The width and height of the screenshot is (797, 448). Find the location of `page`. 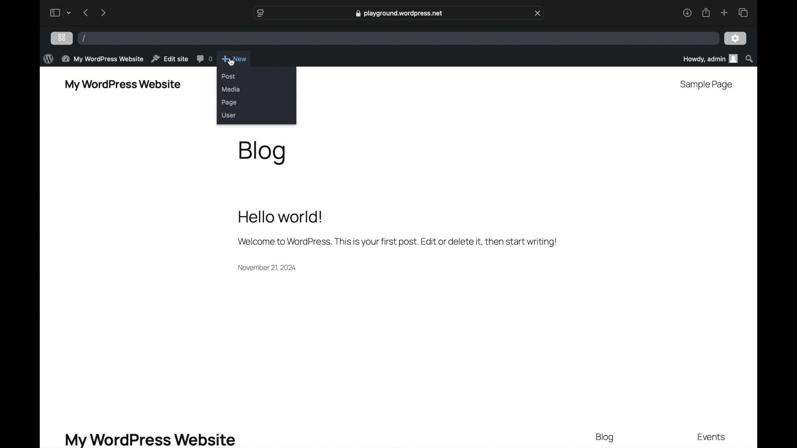

page is located at coordinates (230, 102).